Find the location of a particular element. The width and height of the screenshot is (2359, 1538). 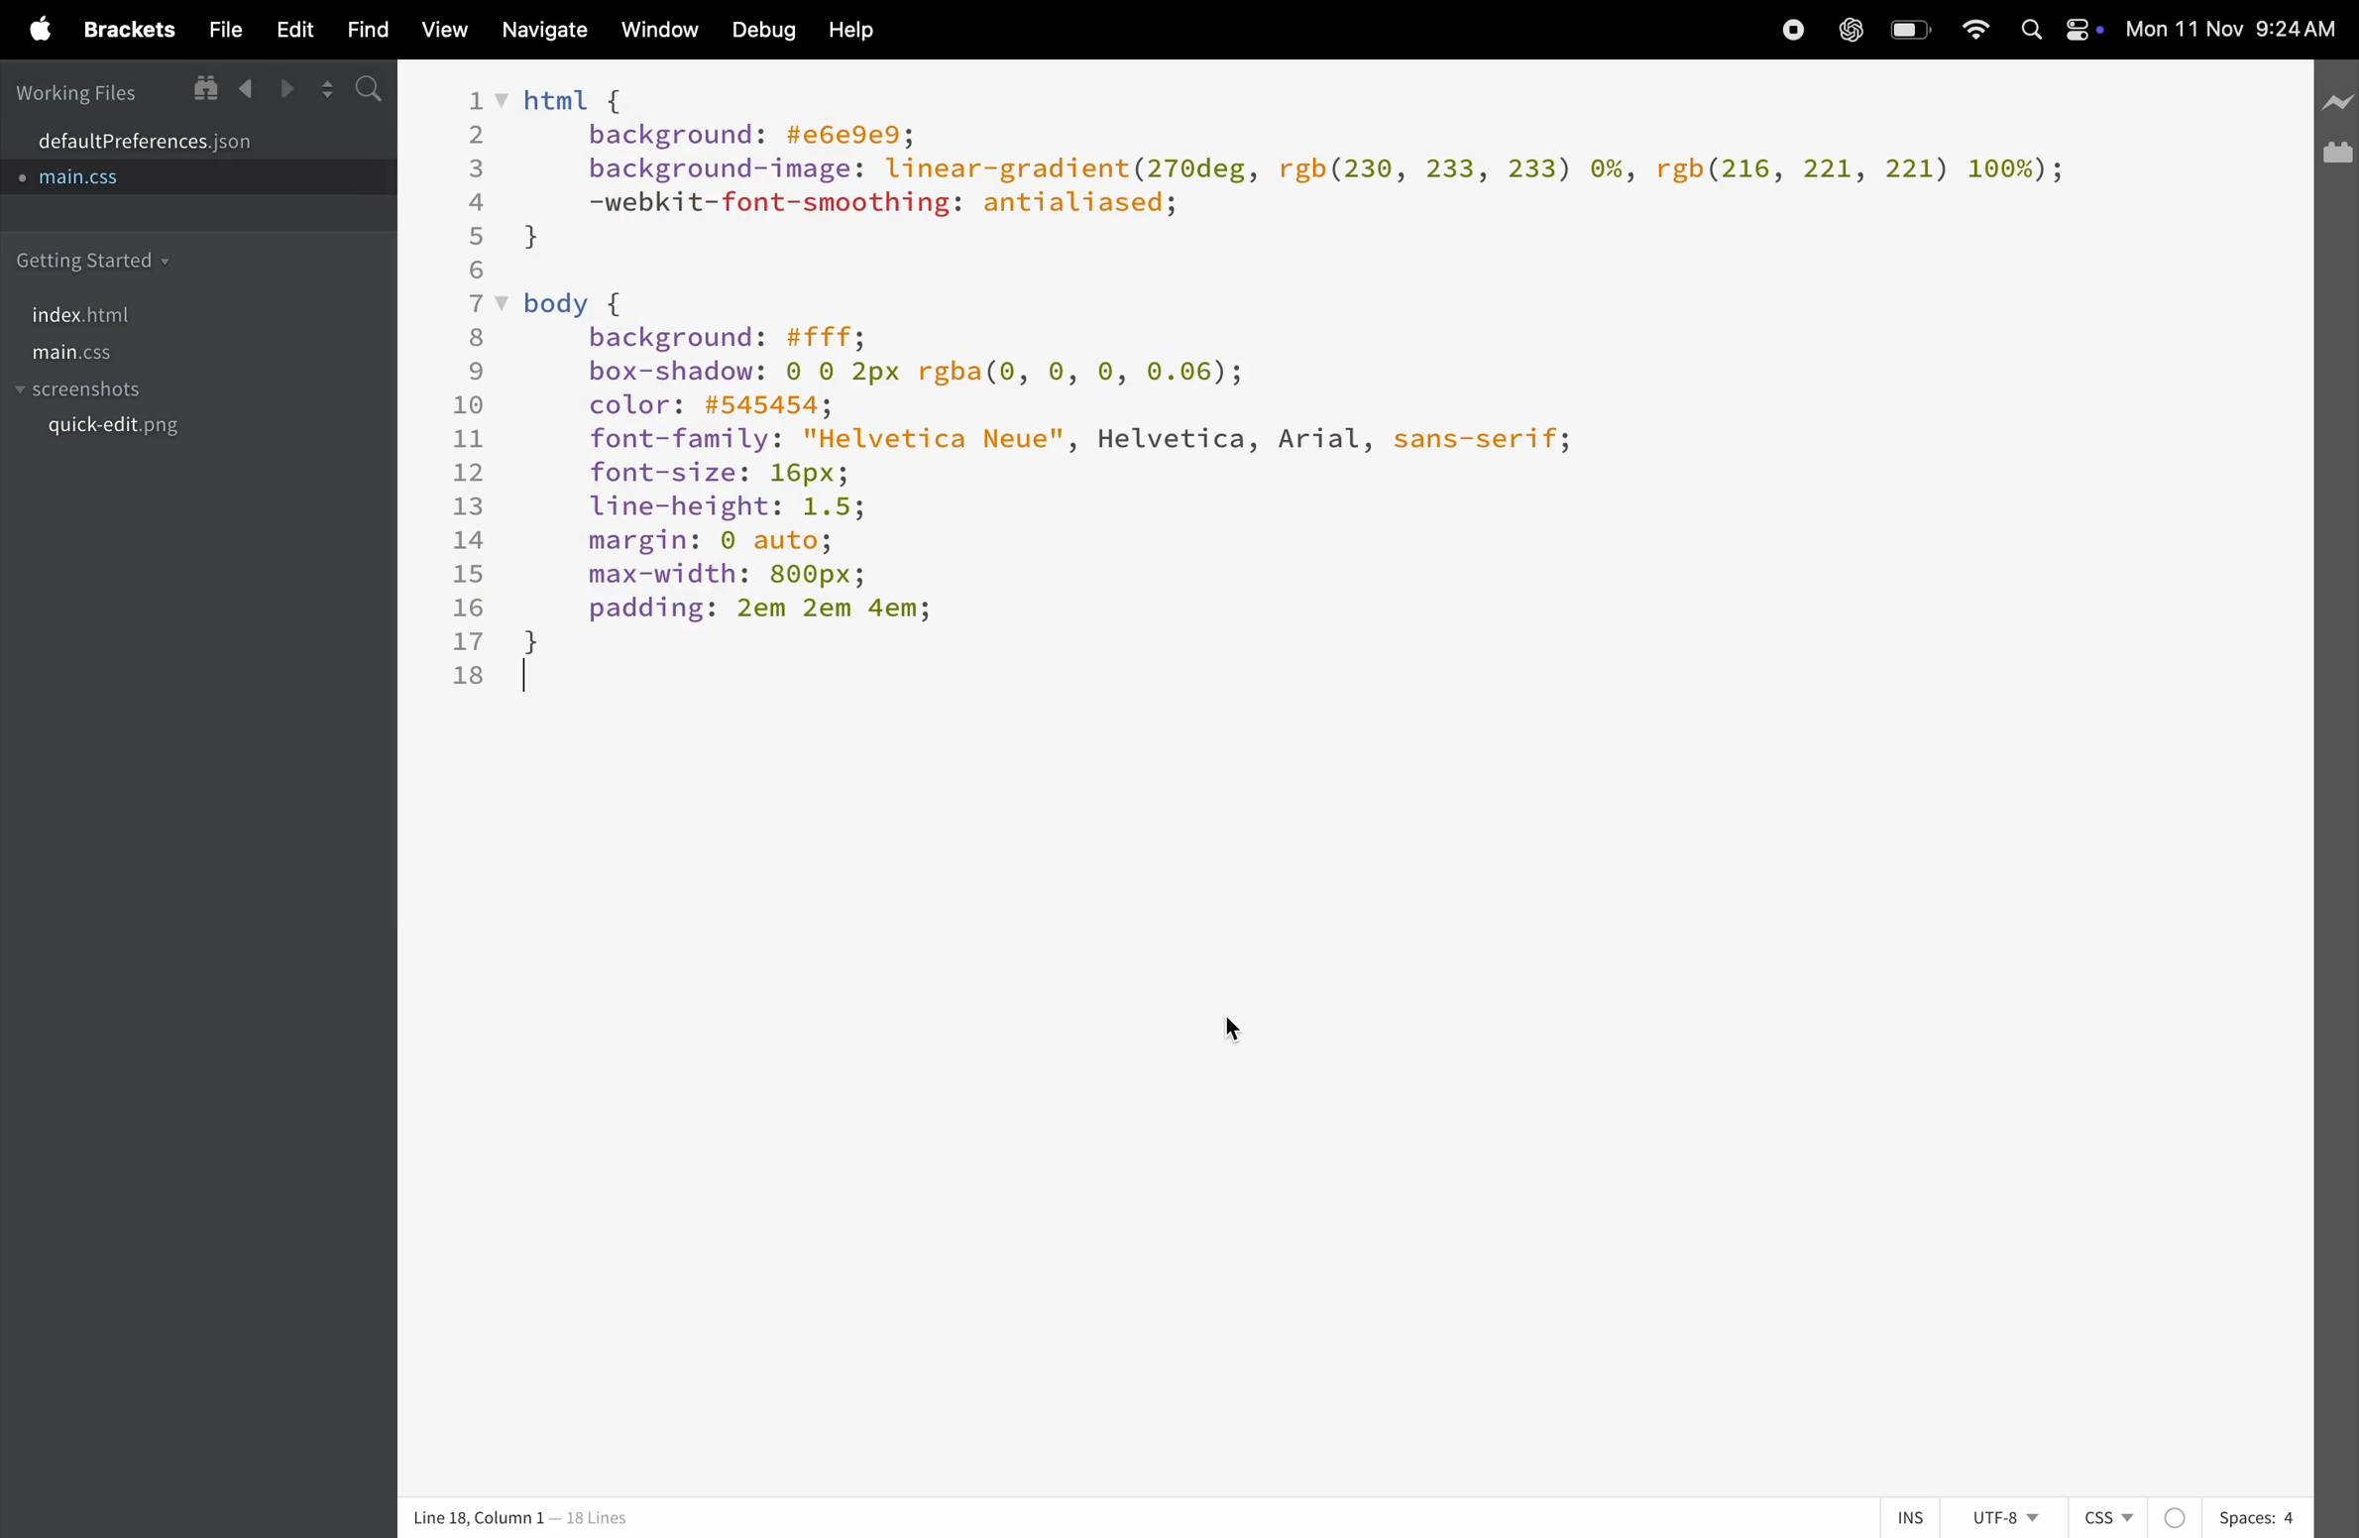

file is located at coordinates (217, 29).